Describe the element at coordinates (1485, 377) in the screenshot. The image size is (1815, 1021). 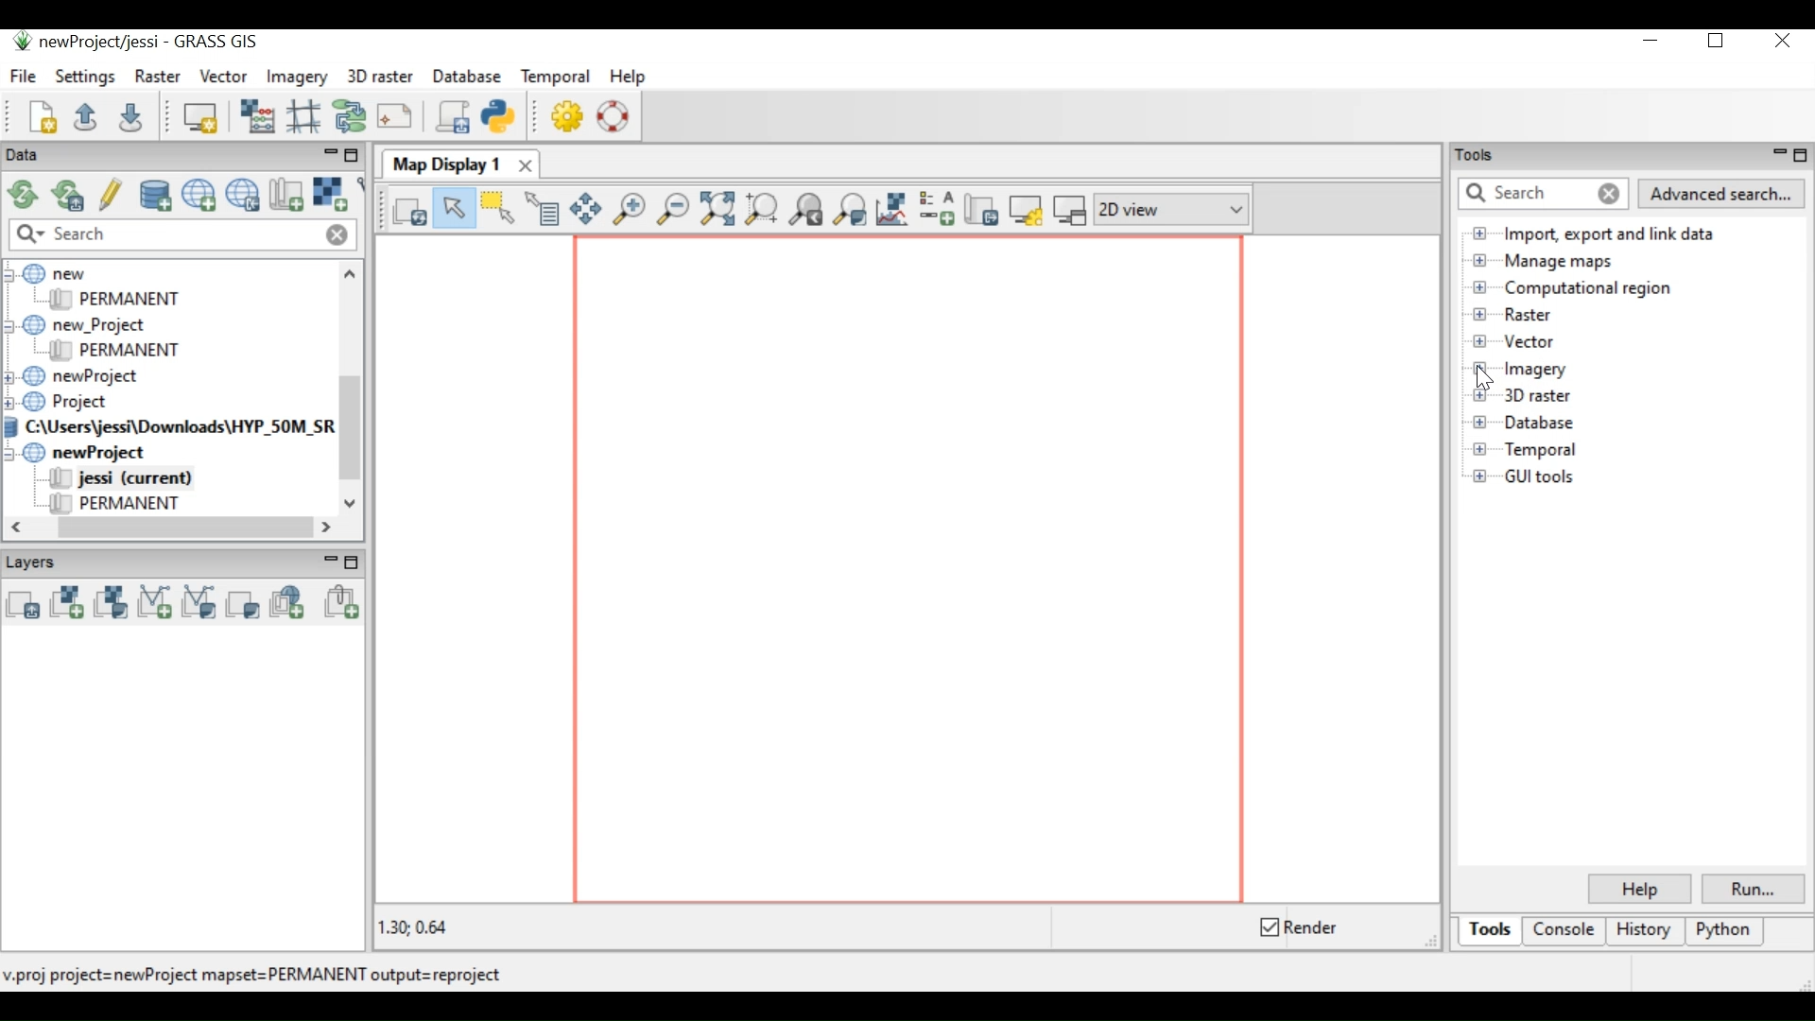
I see `Cursor` at that location.